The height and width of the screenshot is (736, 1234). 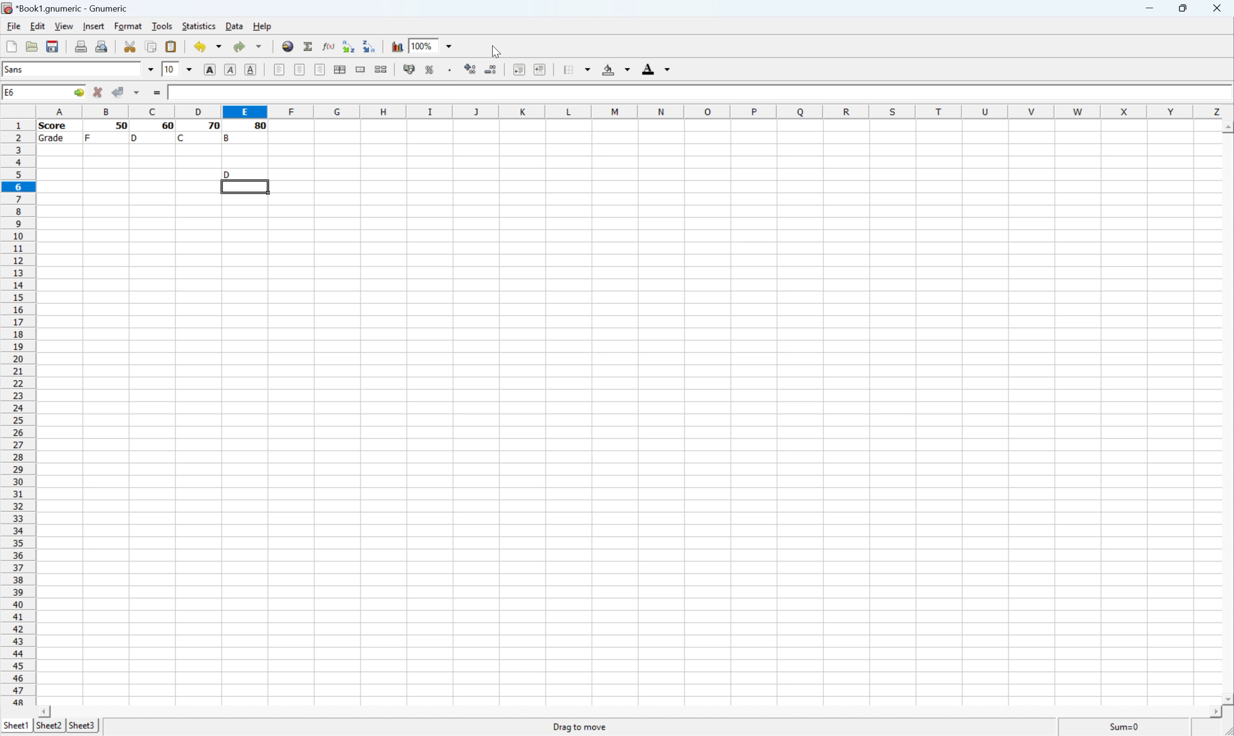 What do you see at coordinates (185, 68) in the screenshot?
I see `Drop Down` at bounding box center [185, 68].